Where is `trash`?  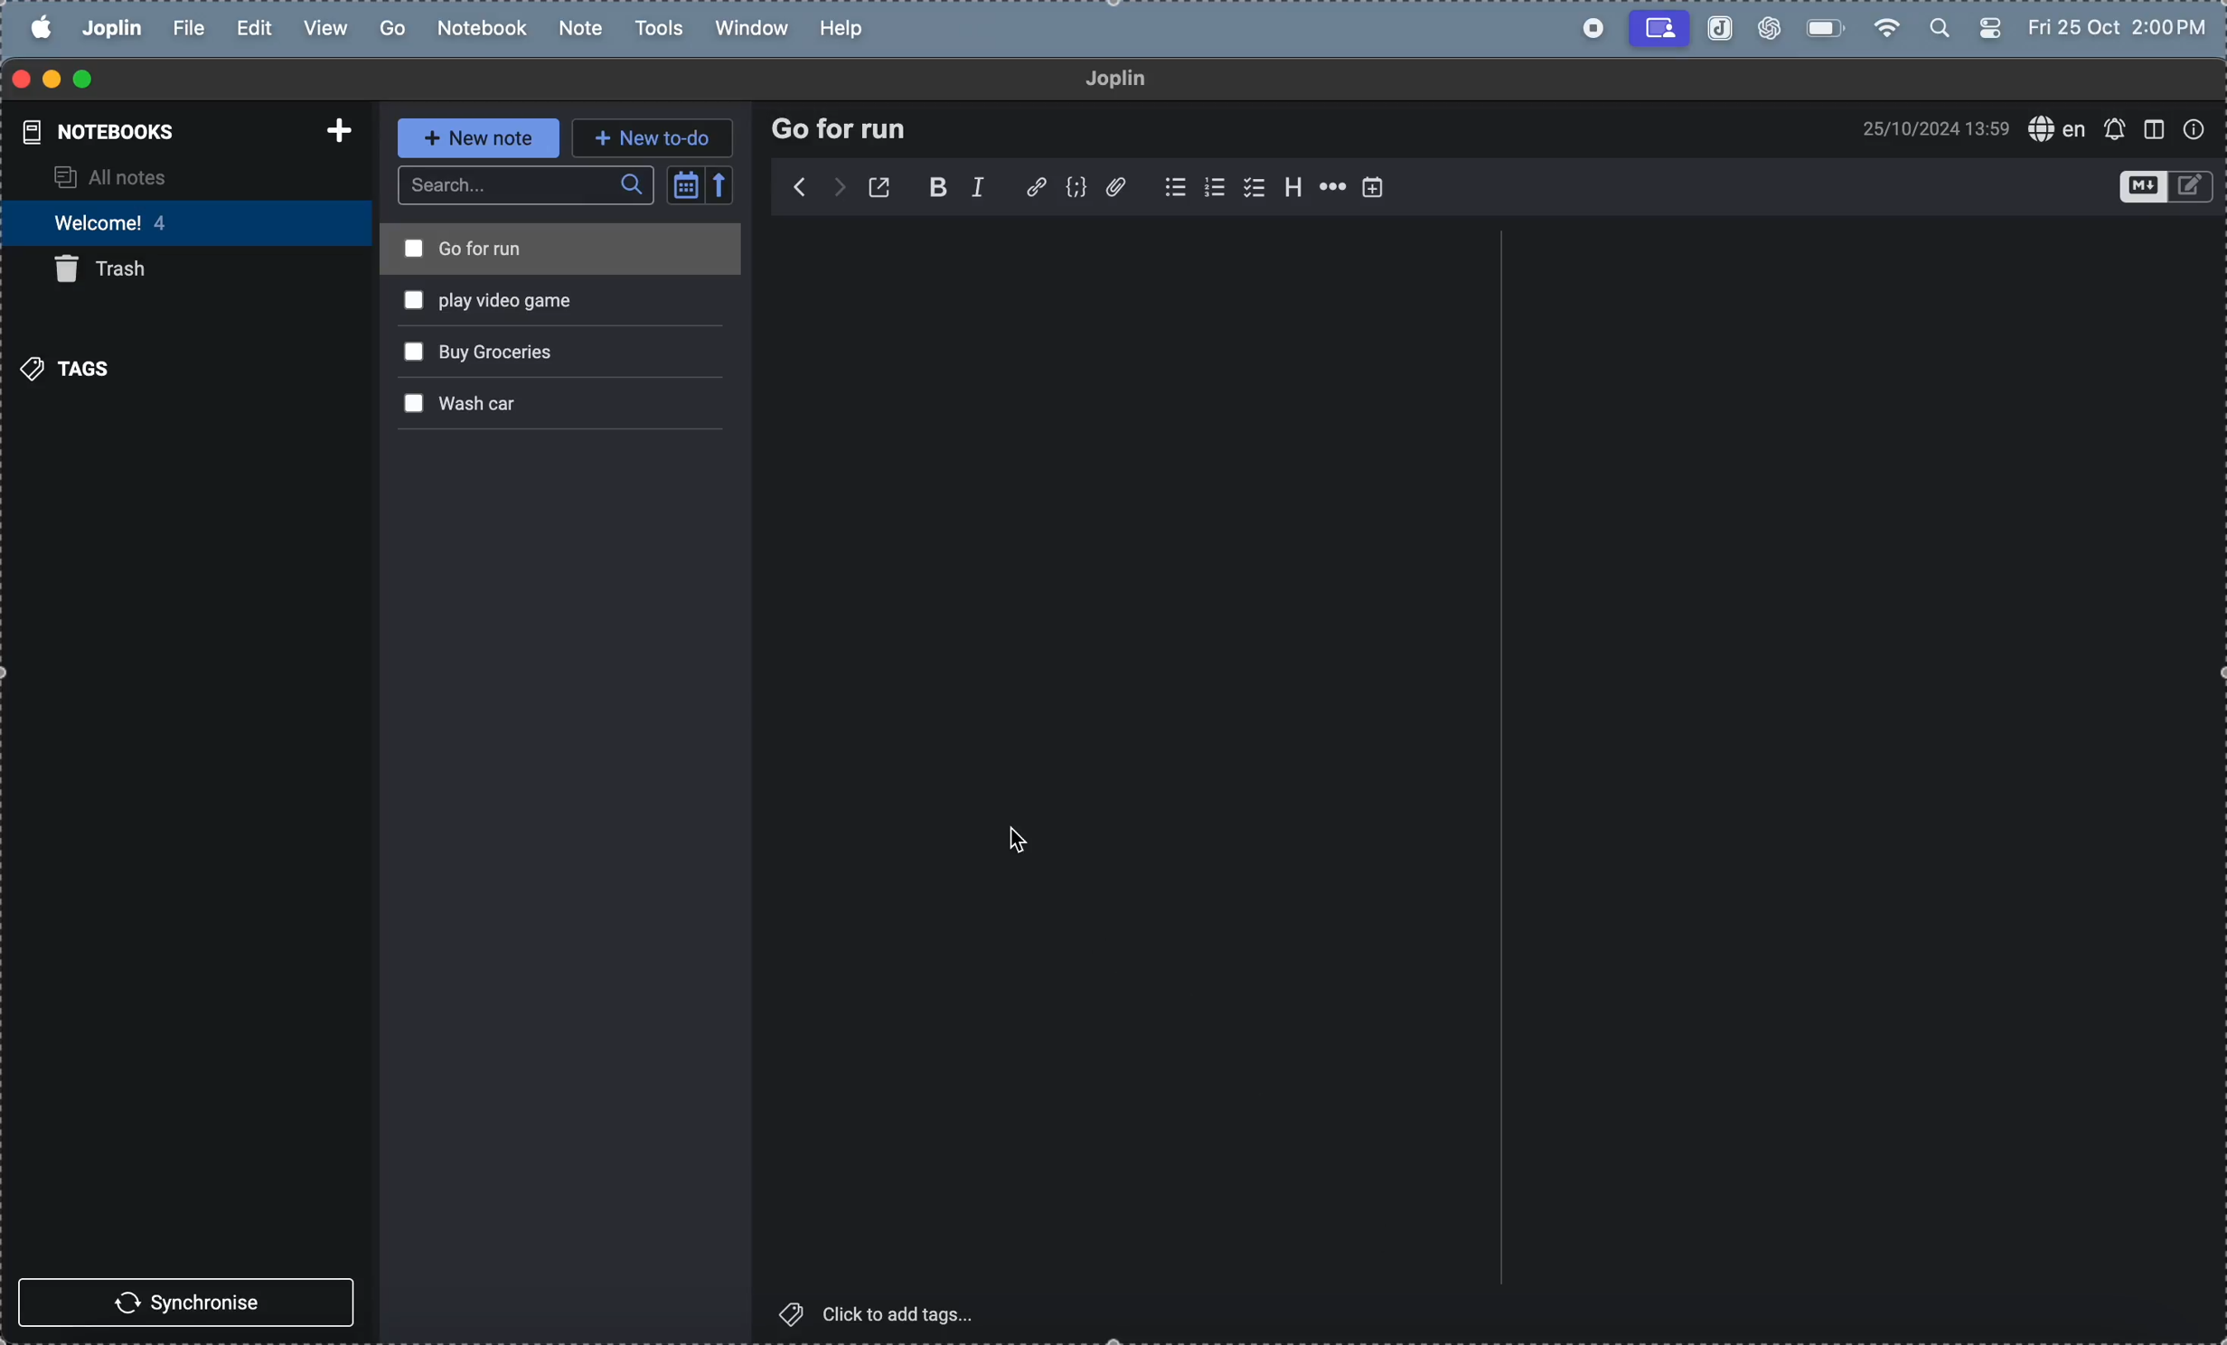
trash is located at coordinates (113, 272).